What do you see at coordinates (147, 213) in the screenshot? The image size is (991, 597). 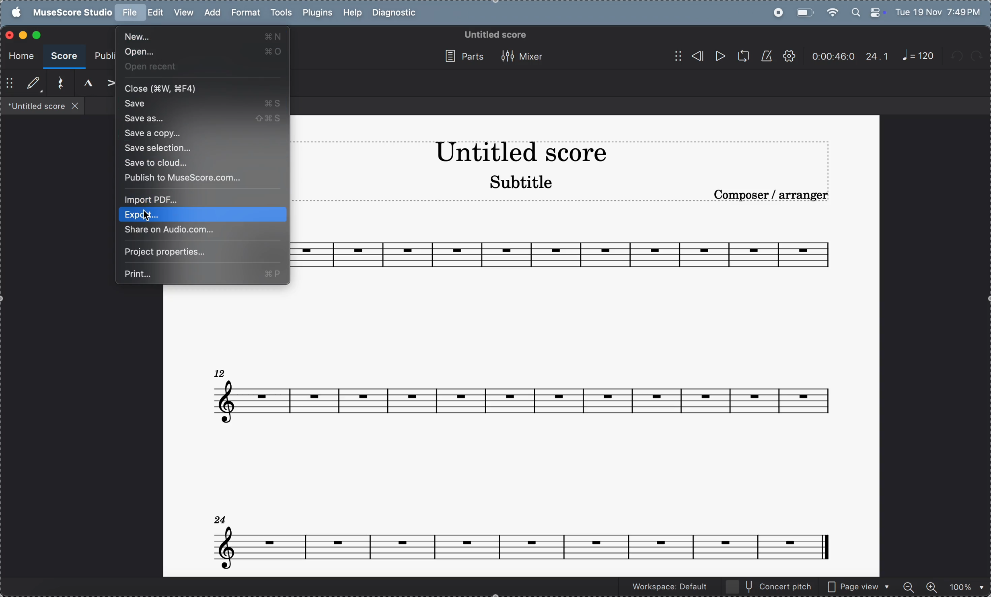 I see `cursor` at bounding box center [147, 213].